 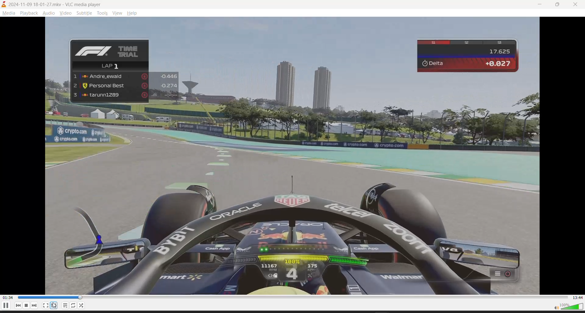 I want to click on minimize, so click(x=538, y=5).